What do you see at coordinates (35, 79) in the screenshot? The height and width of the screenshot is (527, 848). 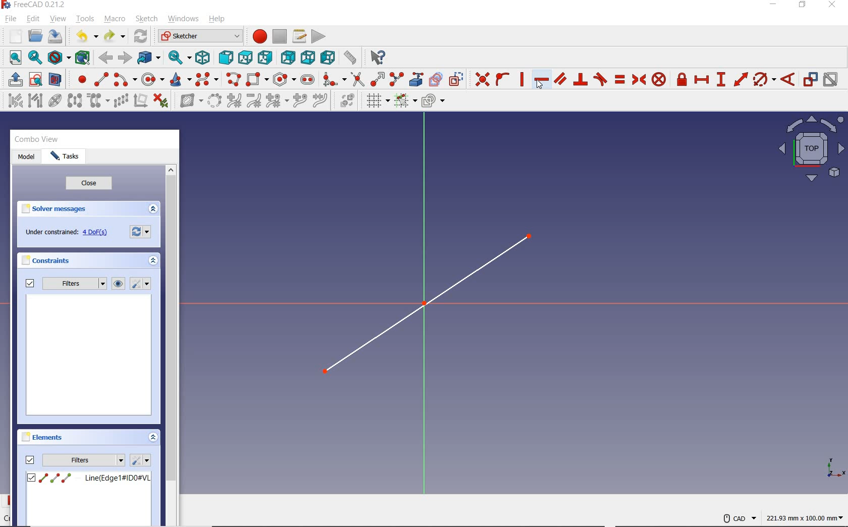 I see `VIEW SKETCH` at bounding box center [35, 79].